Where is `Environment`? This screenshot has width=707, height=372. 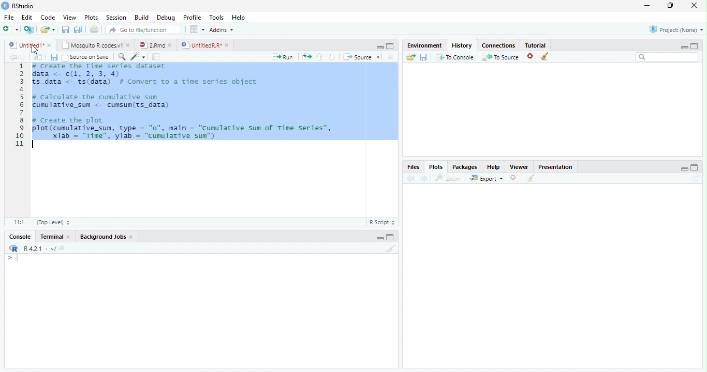
Environment is located at coordinates (424, 45).